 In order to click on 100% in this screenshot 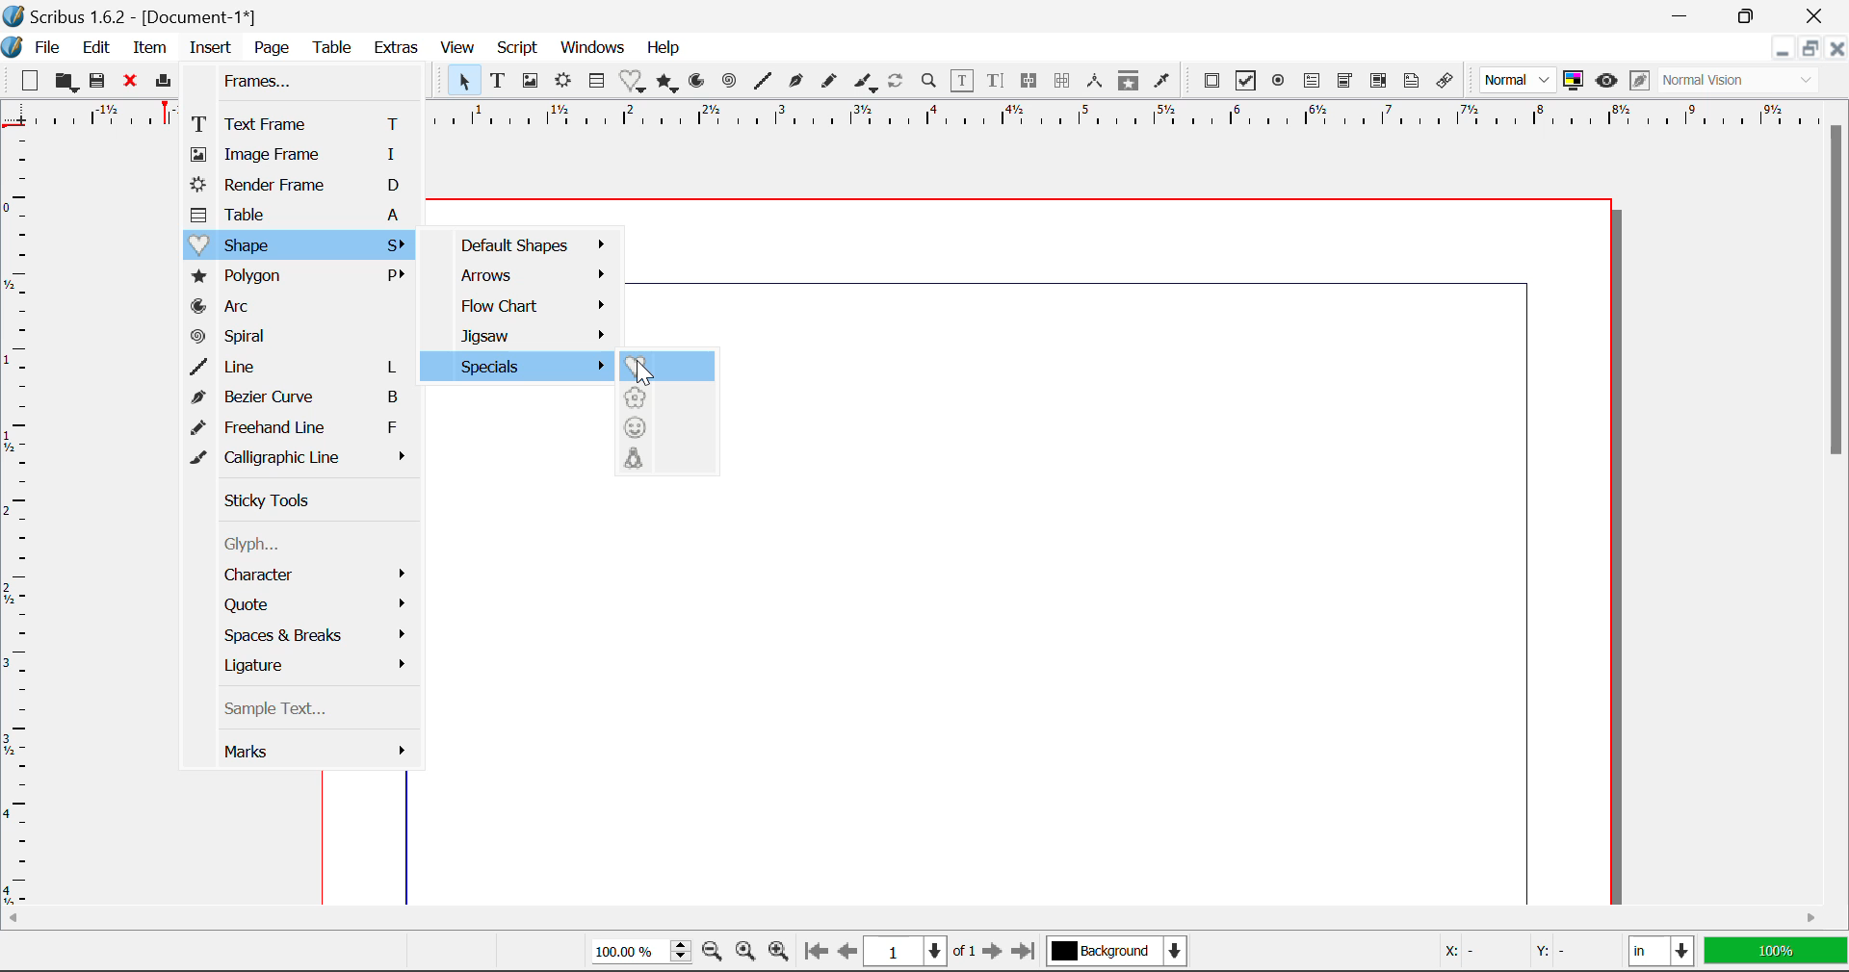, I will do `click(1775, 953)`.